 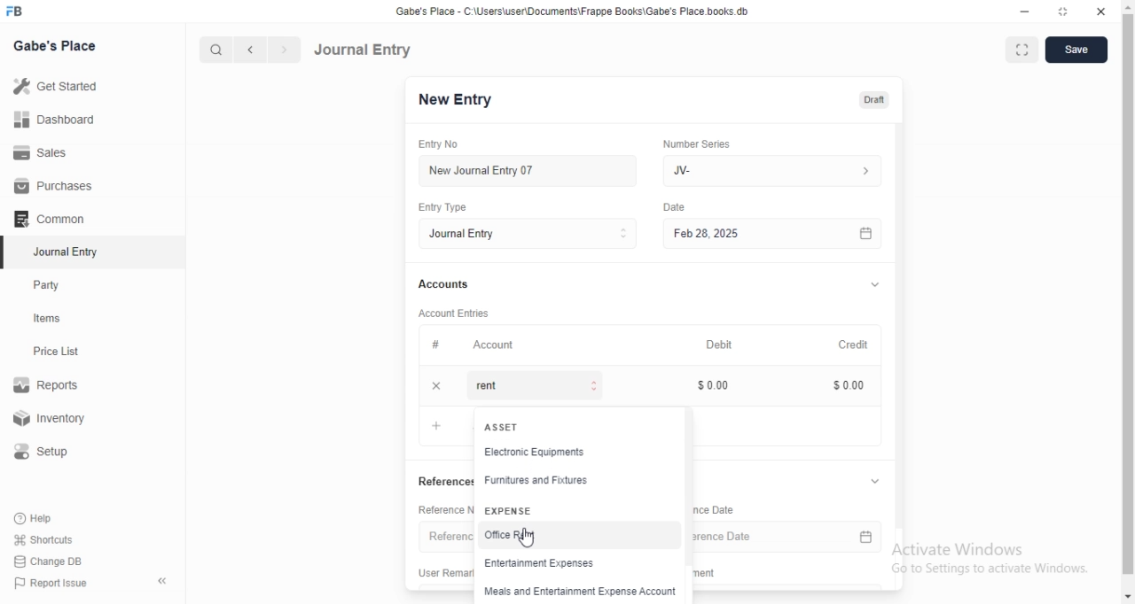 What do you see at coordinates (54, 319) in the screenshot?
I see `tems` at bounding box center [54, 319].